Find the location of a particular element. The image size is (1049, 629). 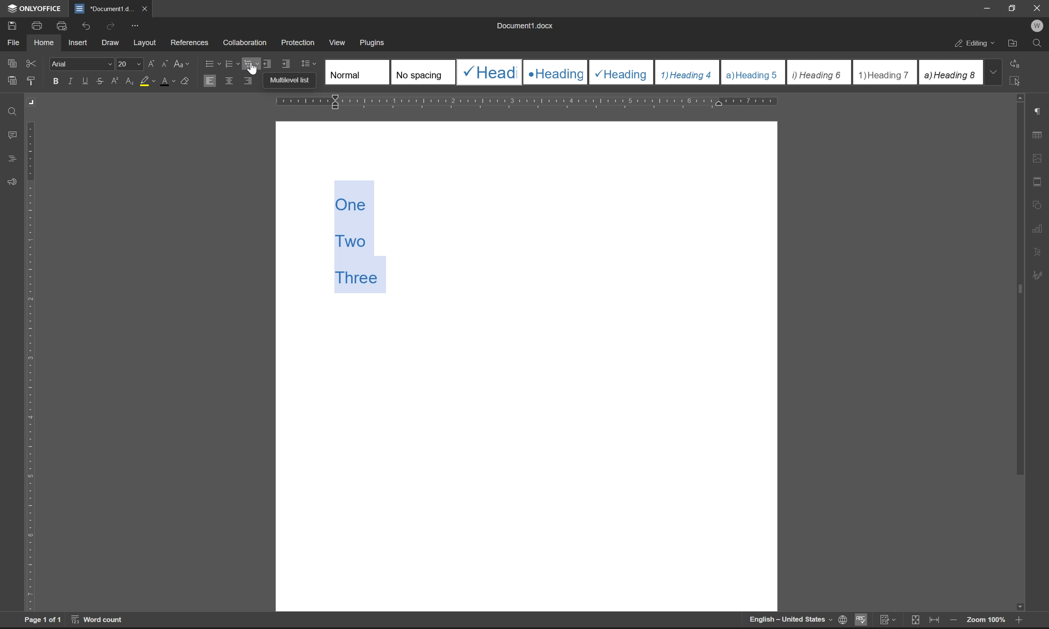

restore down is located at coordinates (1014, 8).